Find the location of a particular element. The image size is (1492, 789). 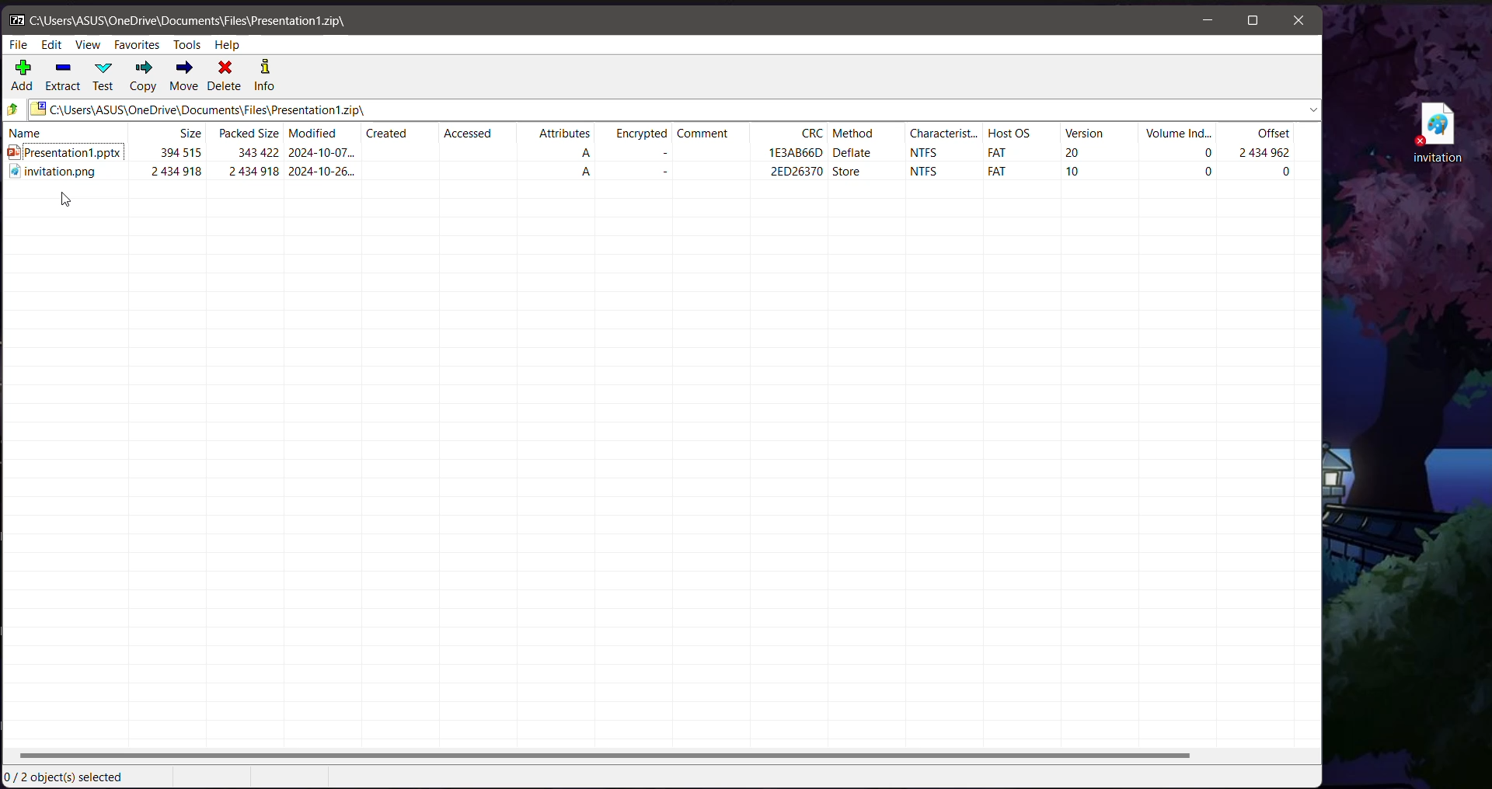

Offset is located at coordinates (1256, 133).